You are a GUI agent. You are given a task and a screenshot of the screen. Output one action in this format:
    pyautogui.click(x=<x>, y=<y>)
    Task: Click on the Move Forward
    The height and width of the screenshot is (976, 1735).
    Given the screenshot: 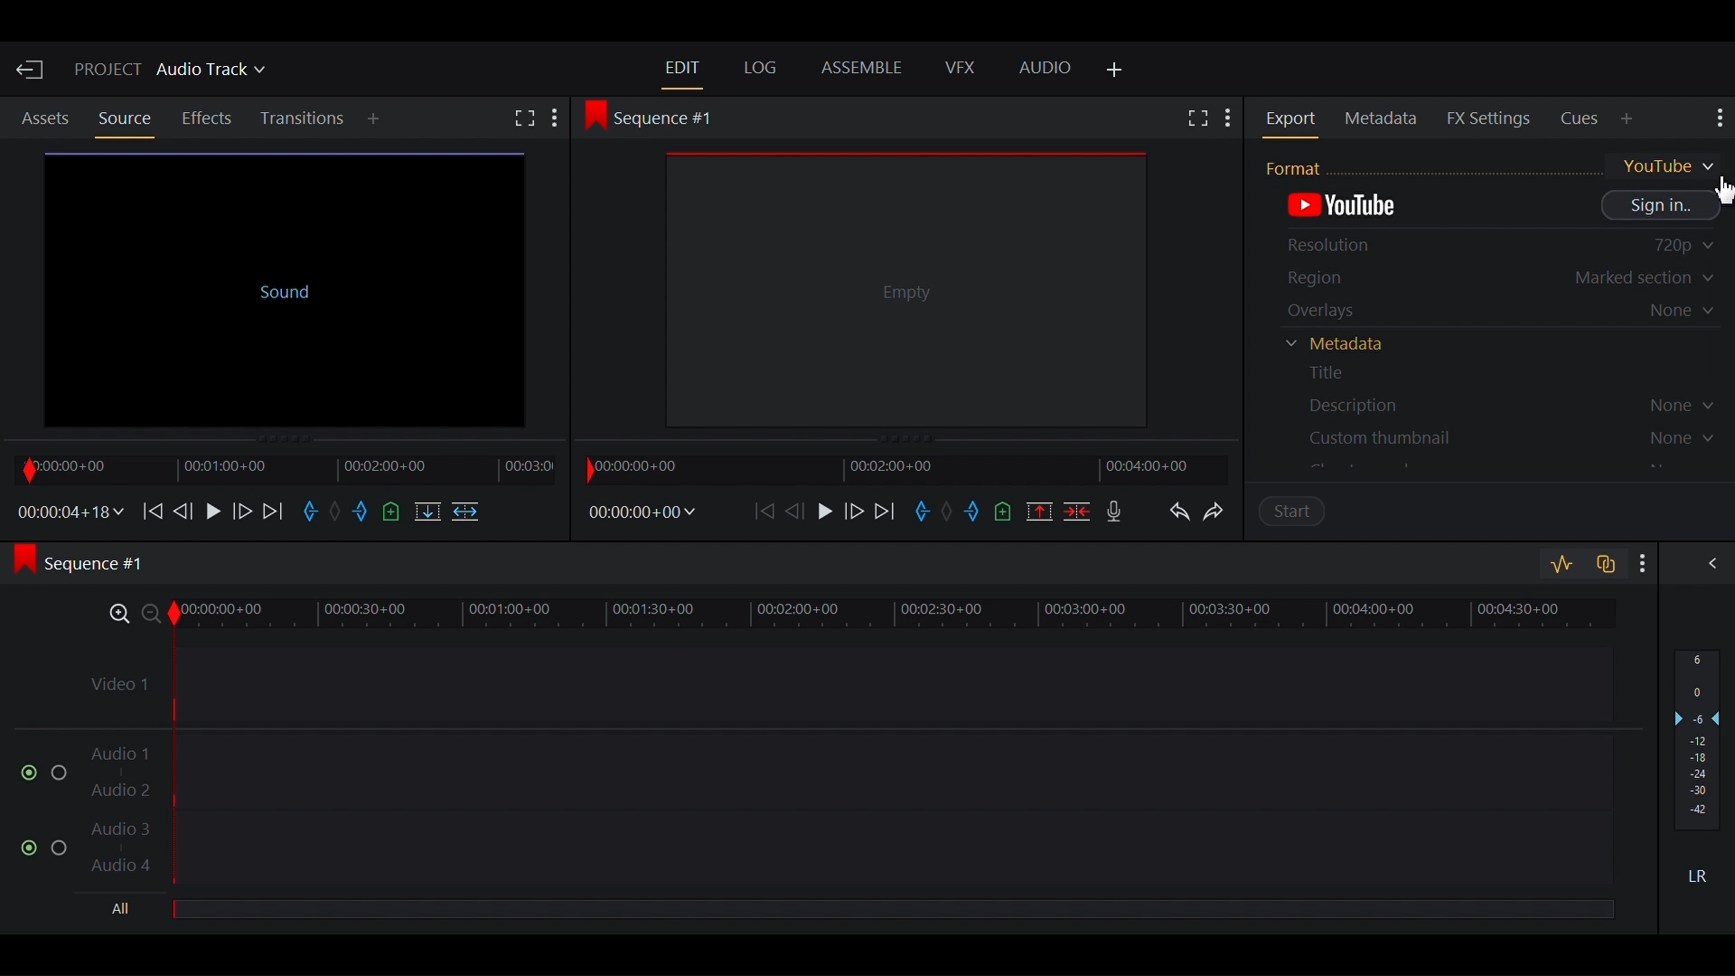 What is the action you would take?
    pyautogui.click(x=275, y=511)
    